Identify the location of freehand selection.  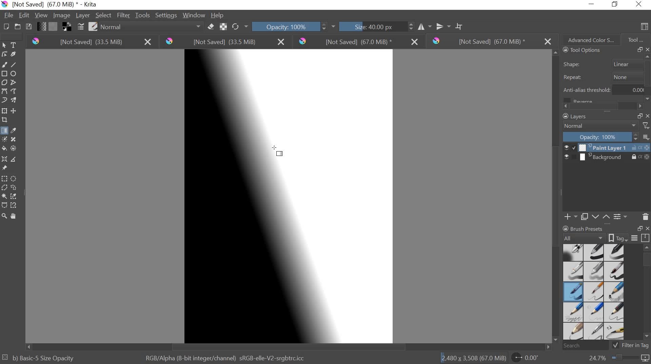
(15, 188).